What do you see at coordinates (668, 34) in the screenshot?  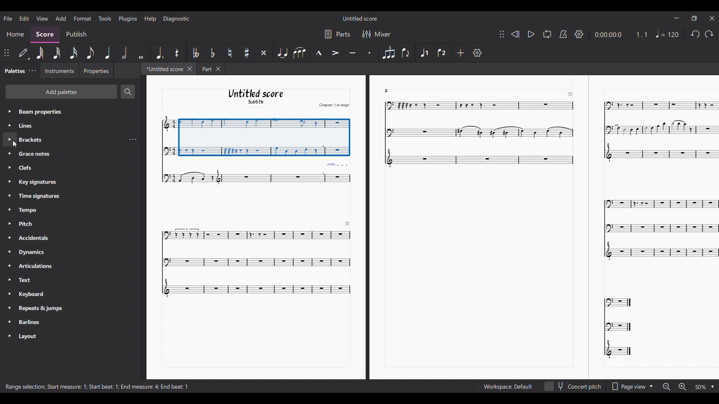 I see `Tempo` at bounding box center [668, 34].